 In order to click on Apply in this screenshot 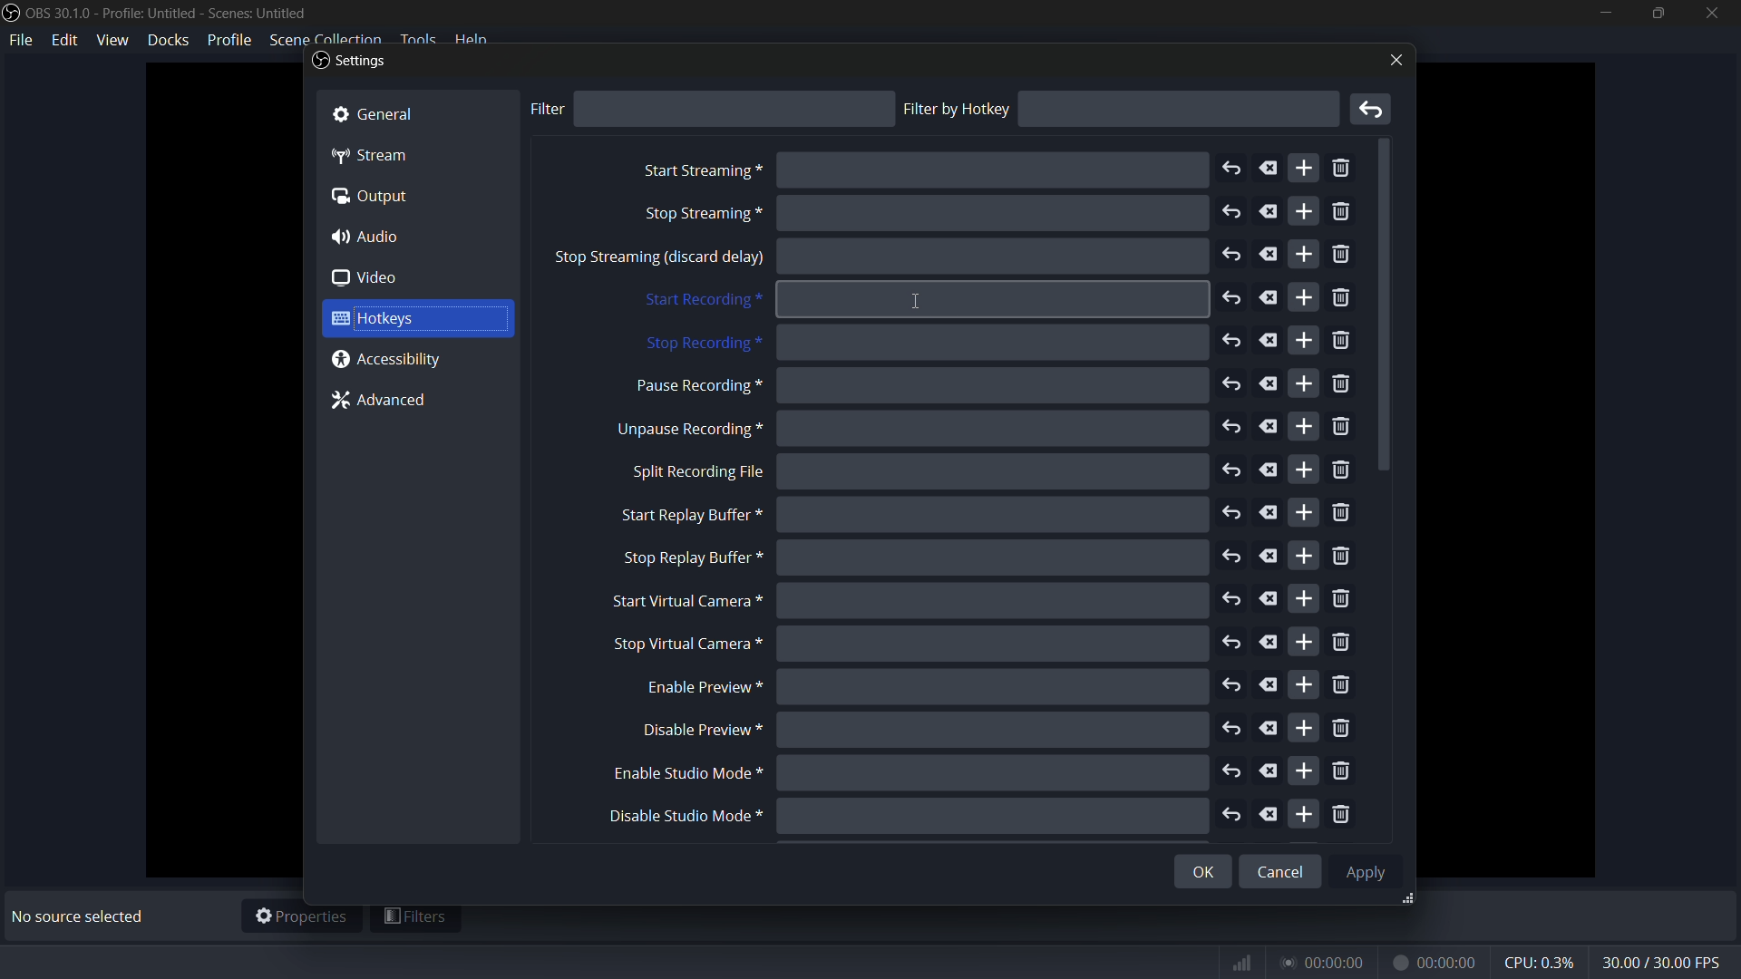, I will do `click(1369, 870)`.